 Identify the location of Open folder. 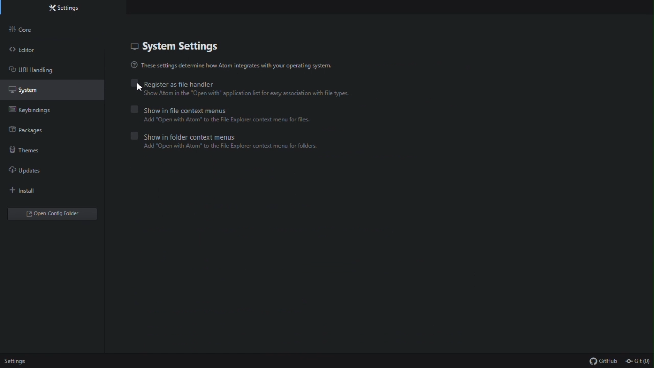
(54, 214).